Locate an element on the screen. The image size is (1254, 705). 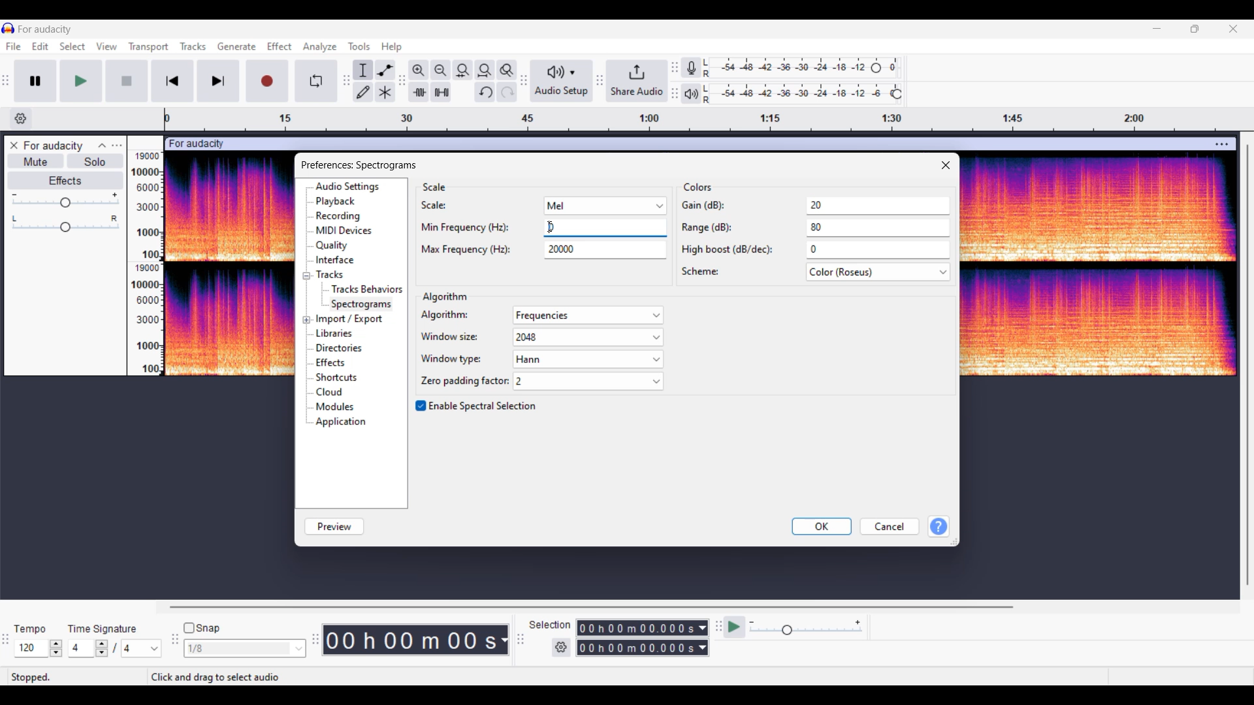
modules is located at coordinates (338, 406).